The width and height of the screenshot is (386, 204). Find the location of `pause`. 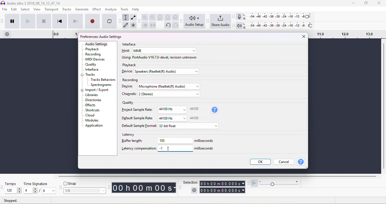

pause is located at coordinates (12, 21).